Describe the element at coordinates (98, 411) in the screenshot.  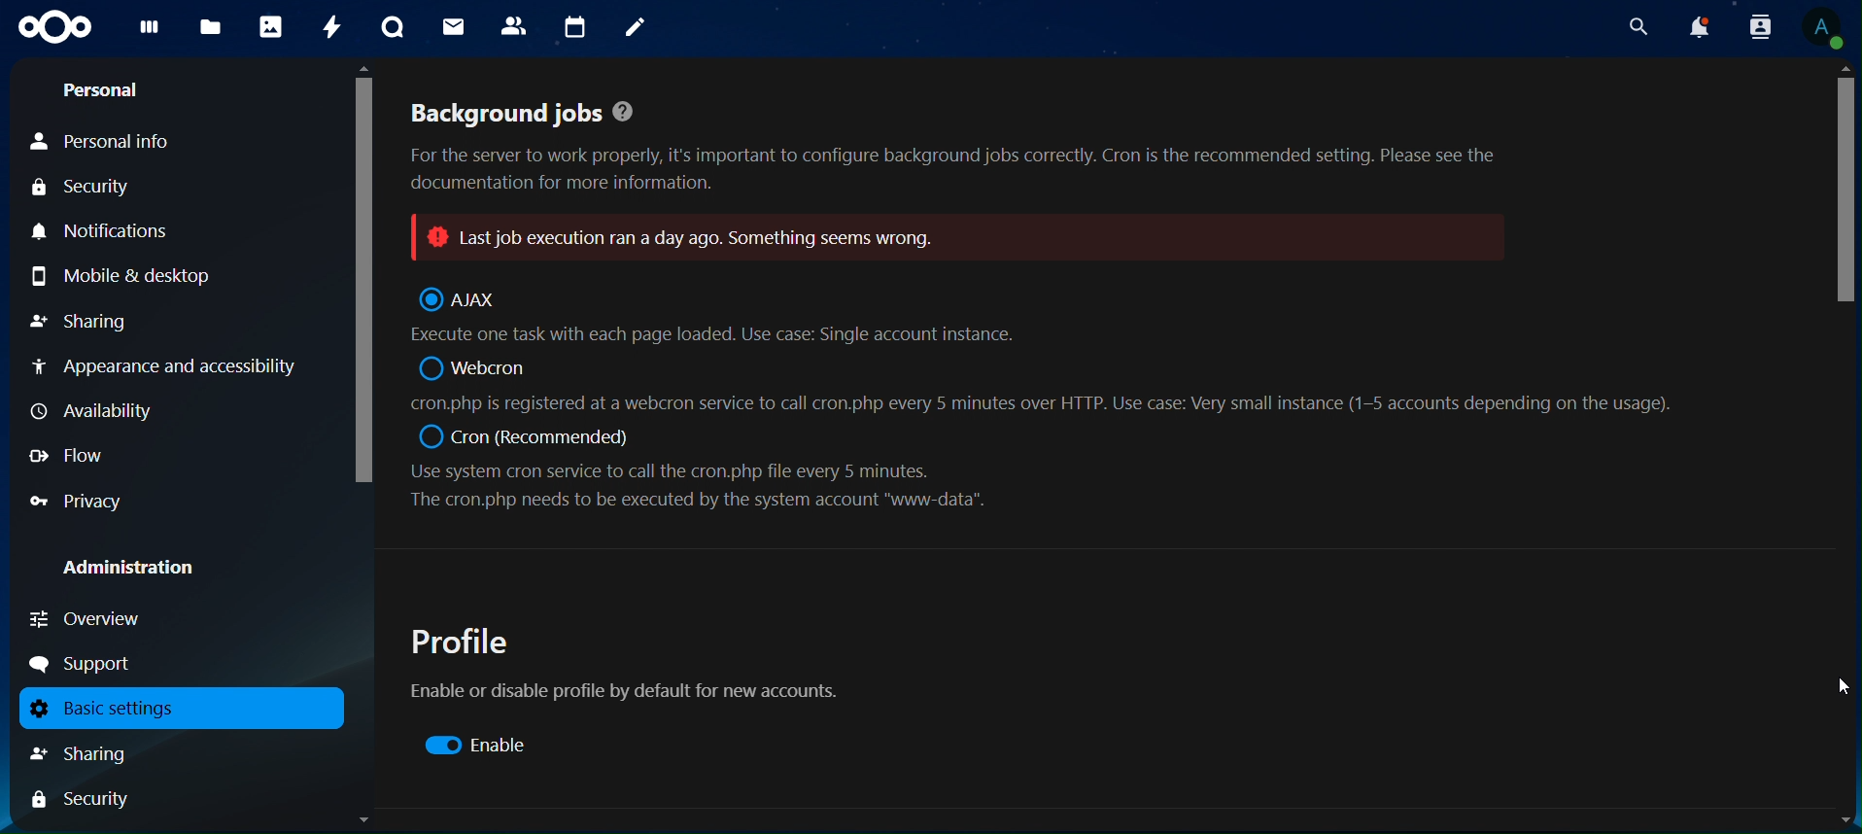
I see `availability` at that location.